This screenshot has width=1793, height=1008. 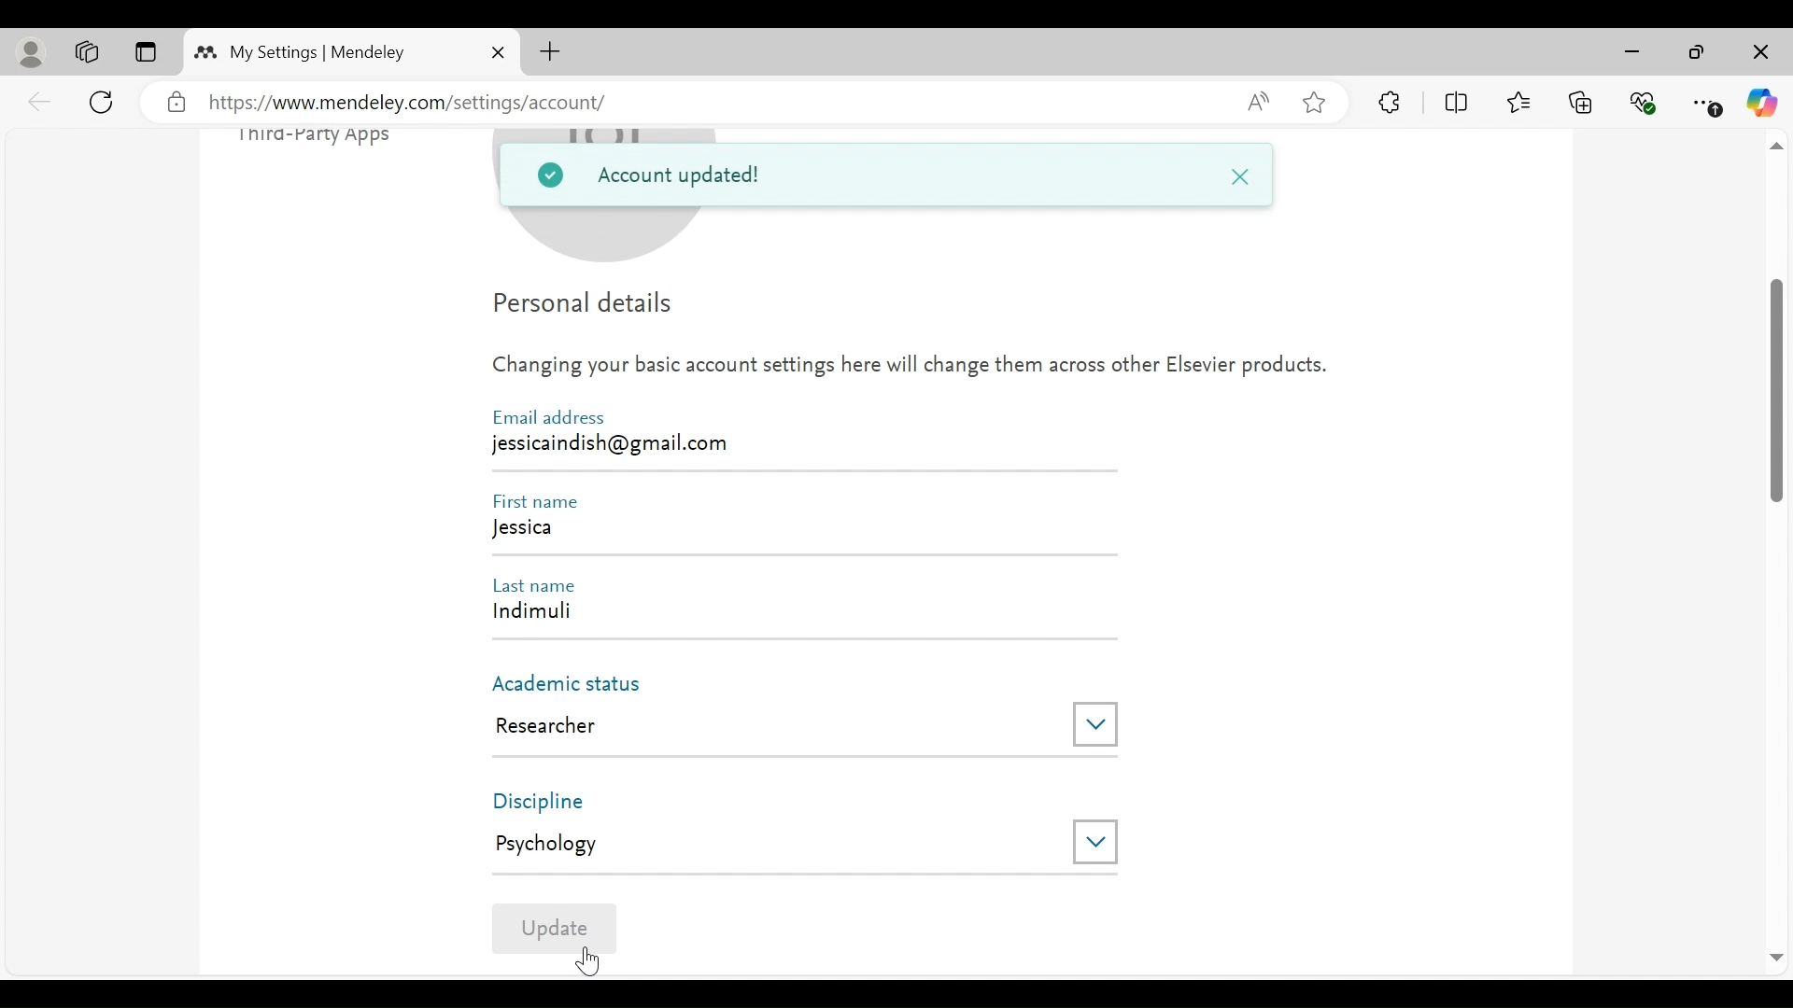 What do you see at coordinates (145, 53) in the screenshot?
I see `Tab Actions Menu` at bounding box center [145, 53].